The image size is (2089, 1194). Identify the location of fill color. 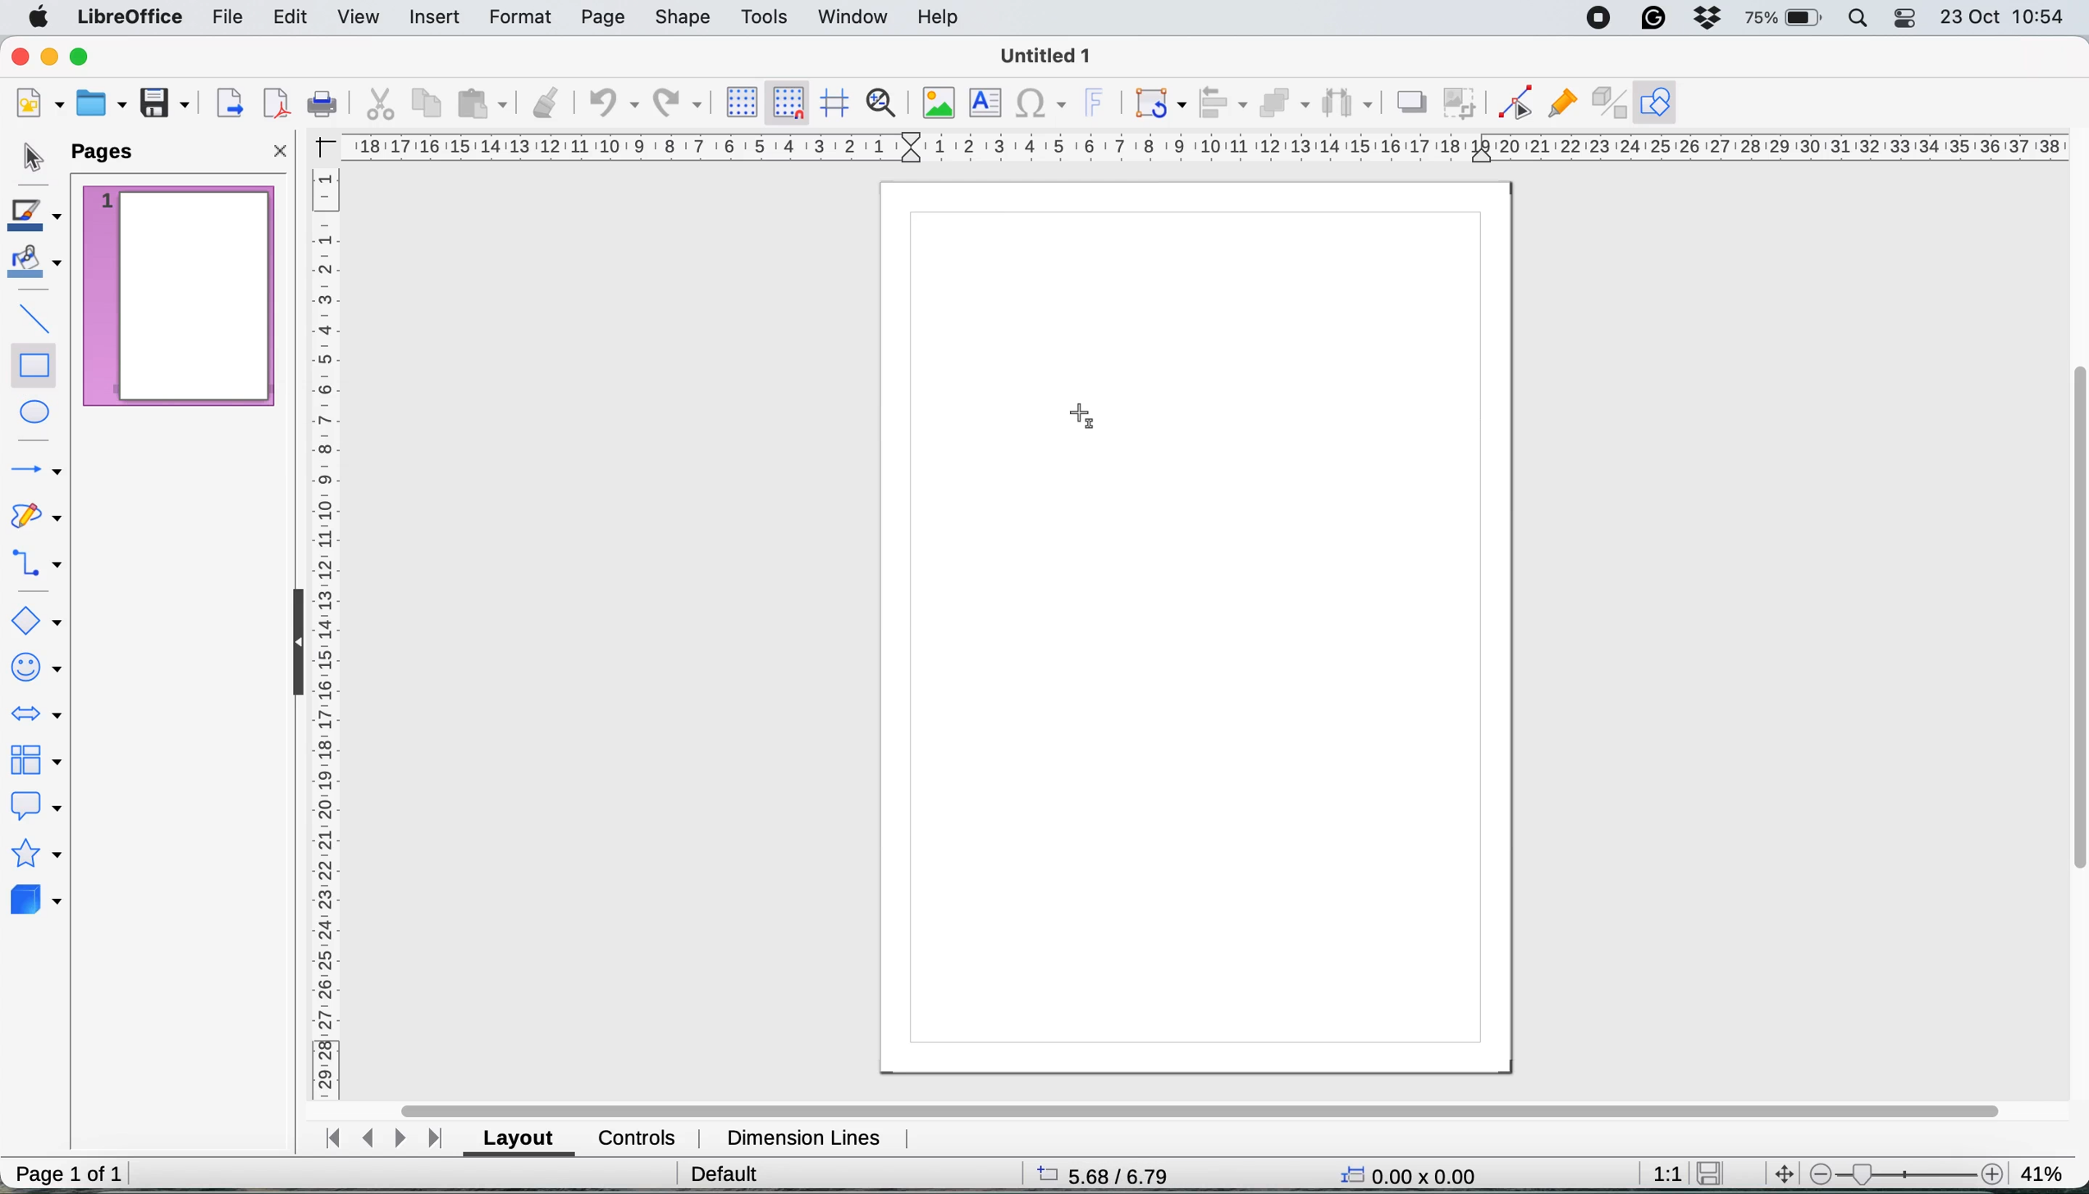
(39, 267).